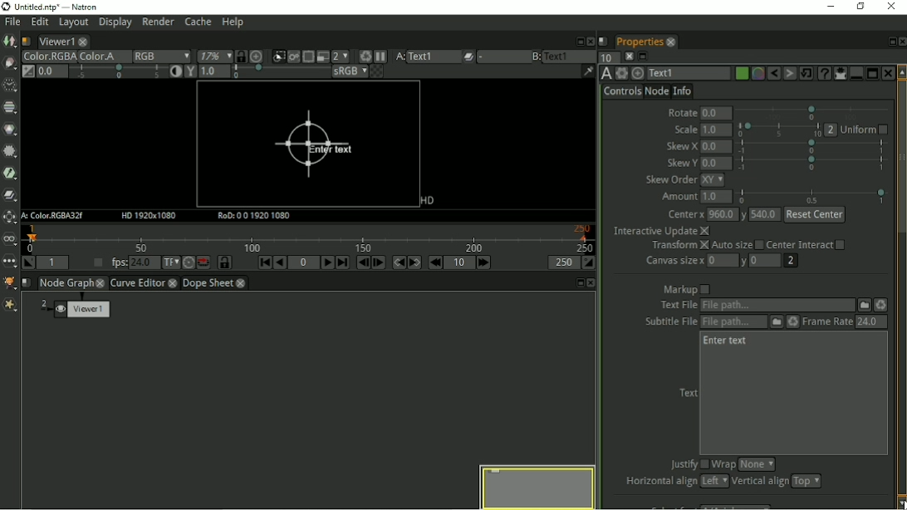 The height and width of the screenshot is (510, 907). I want to click on File, so click(863, 305).